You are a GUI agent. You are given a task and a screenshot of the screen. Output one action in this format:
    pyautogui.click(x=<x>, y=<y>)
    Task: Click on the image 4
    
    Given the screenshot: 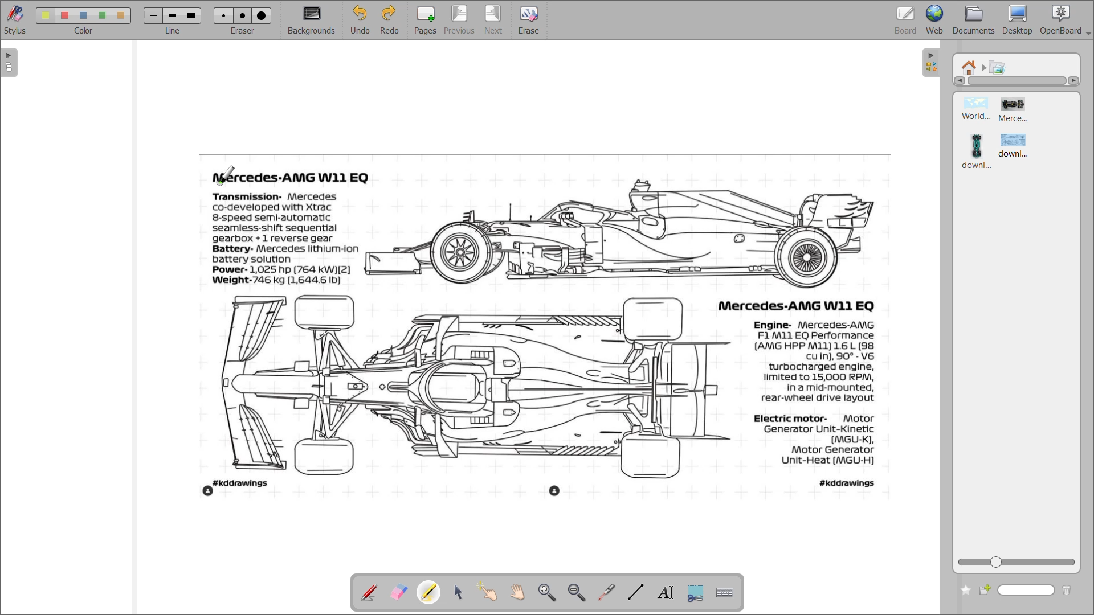 What is the action you would take?
    pyautogui.click(x=1015, y=146)
    